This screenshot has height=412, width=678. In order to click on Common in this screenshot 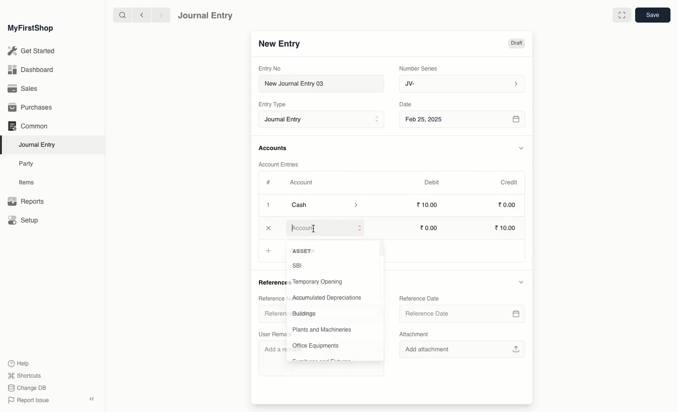, I will do `click(27, 126)`.